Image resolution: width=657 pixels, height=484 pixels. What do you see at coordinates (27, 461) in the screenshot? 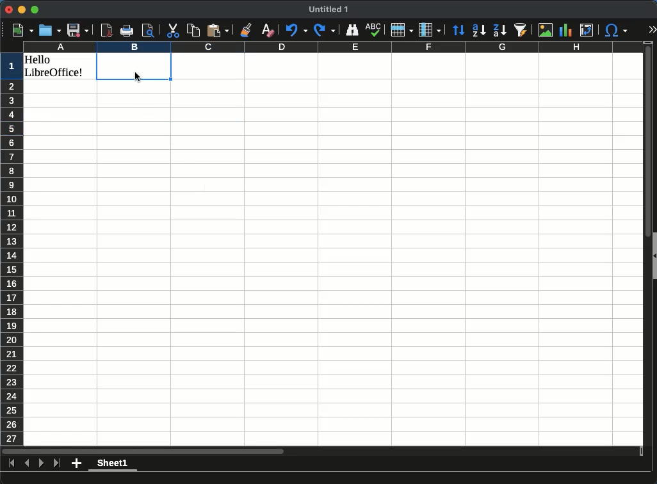
I see `previous sheet` at bounding box center [27, 461].